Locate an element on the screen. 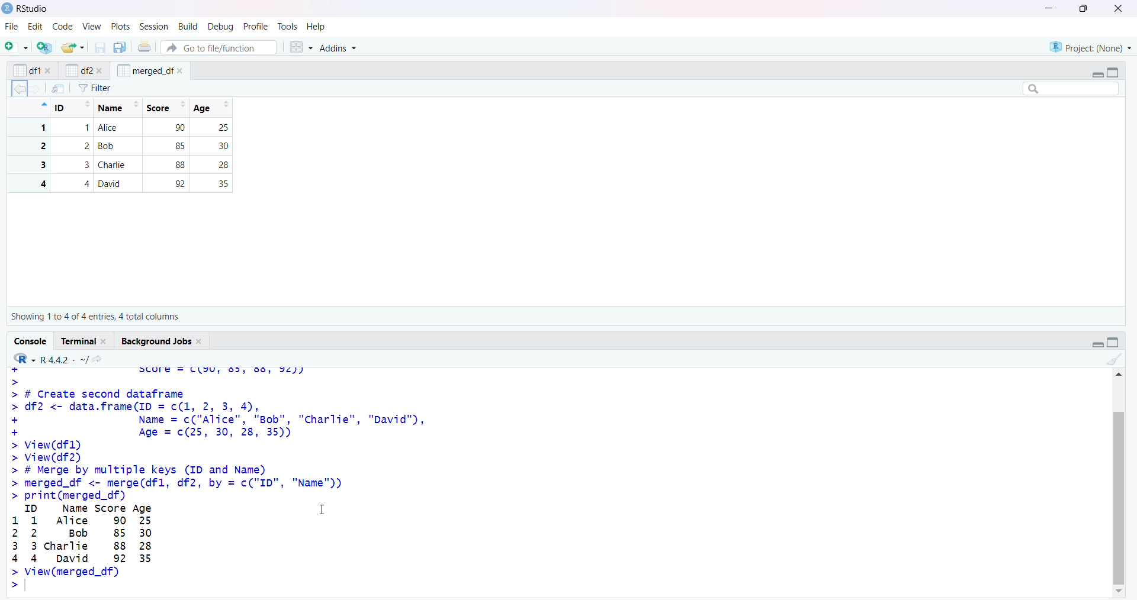 The width and height of the screenshot is (1137, 600). close is located at coordinates (201, 342).